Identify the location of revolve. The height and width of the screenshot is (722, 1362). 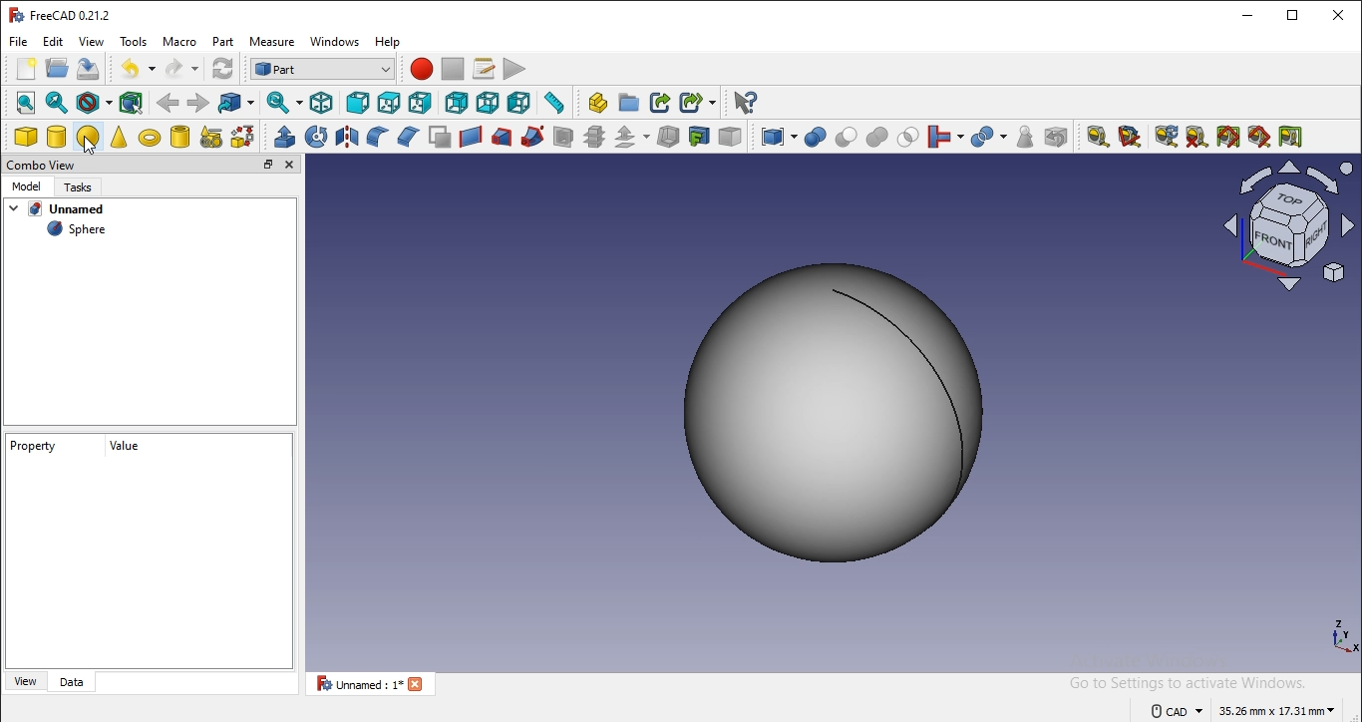
(315, 137).